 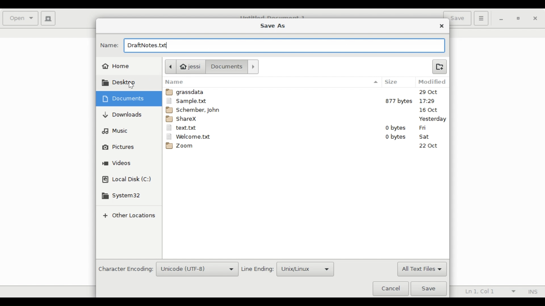 I want to click on text.txt 0 bytes Fri, so click(x=305, y=128).